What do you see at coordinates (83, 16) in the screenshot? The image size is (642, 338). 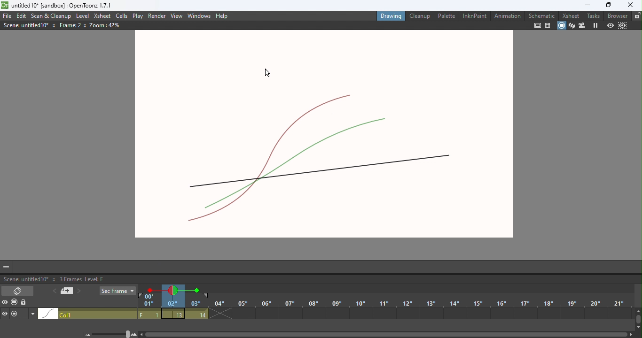 I see `Level` at bounding box center [83, 16].